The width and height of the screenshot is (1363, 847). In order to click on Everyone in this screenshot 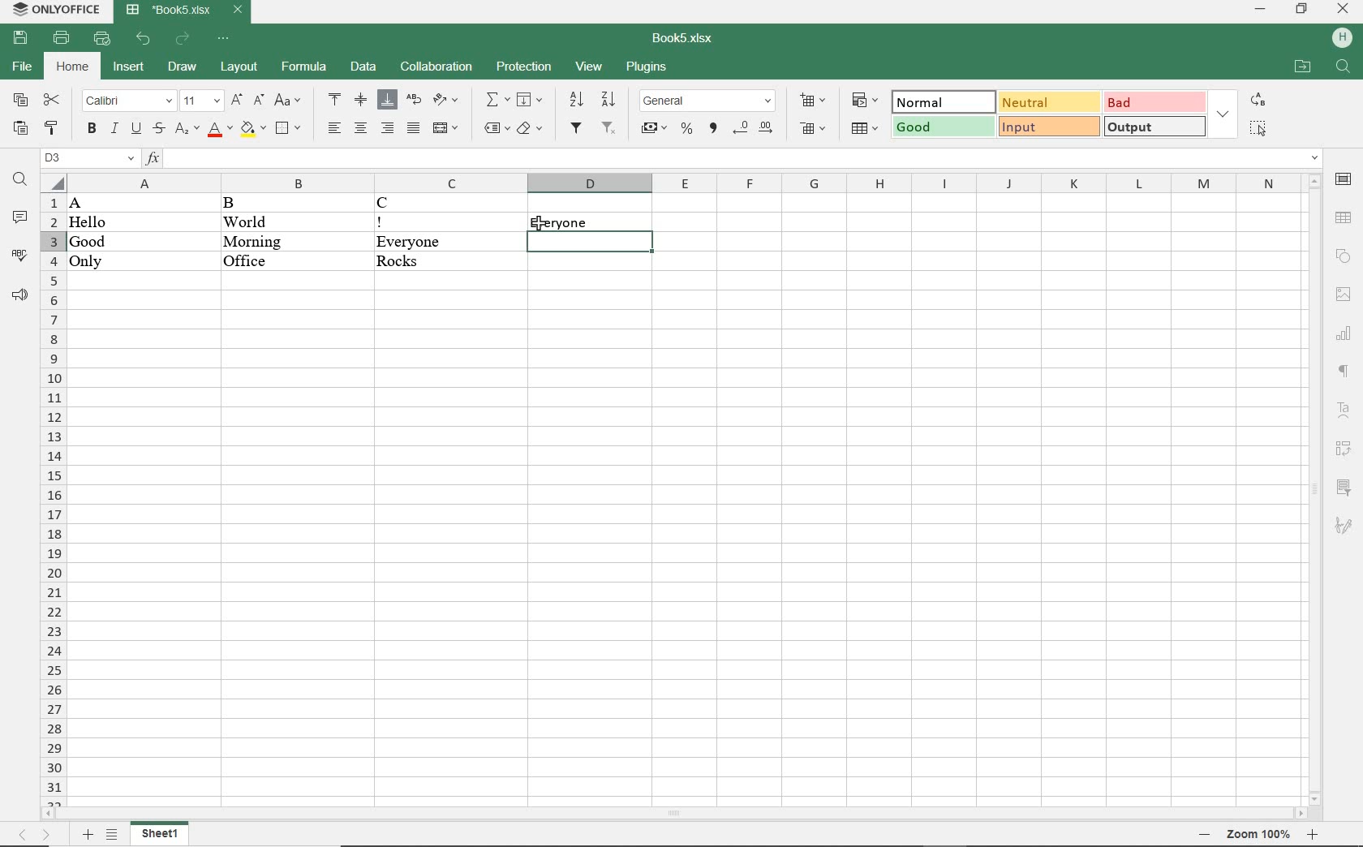, I will do `click(449, 242)`.